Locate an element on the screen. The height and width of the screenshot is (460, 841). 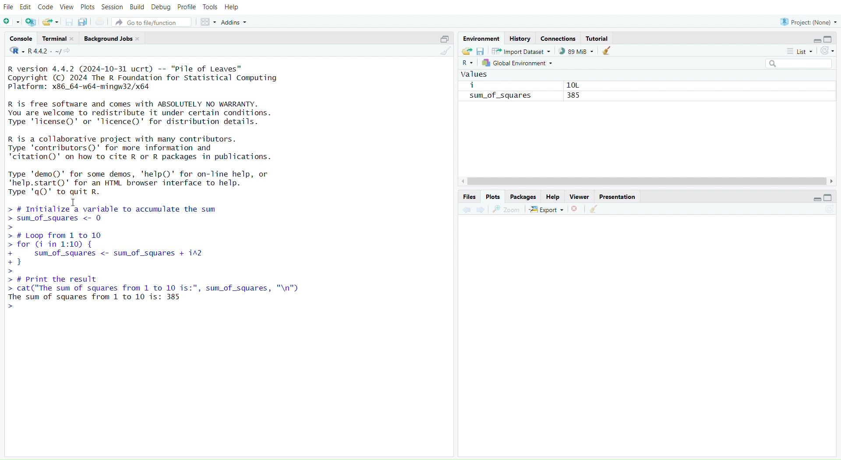
session is located at coordinates (112, 6).